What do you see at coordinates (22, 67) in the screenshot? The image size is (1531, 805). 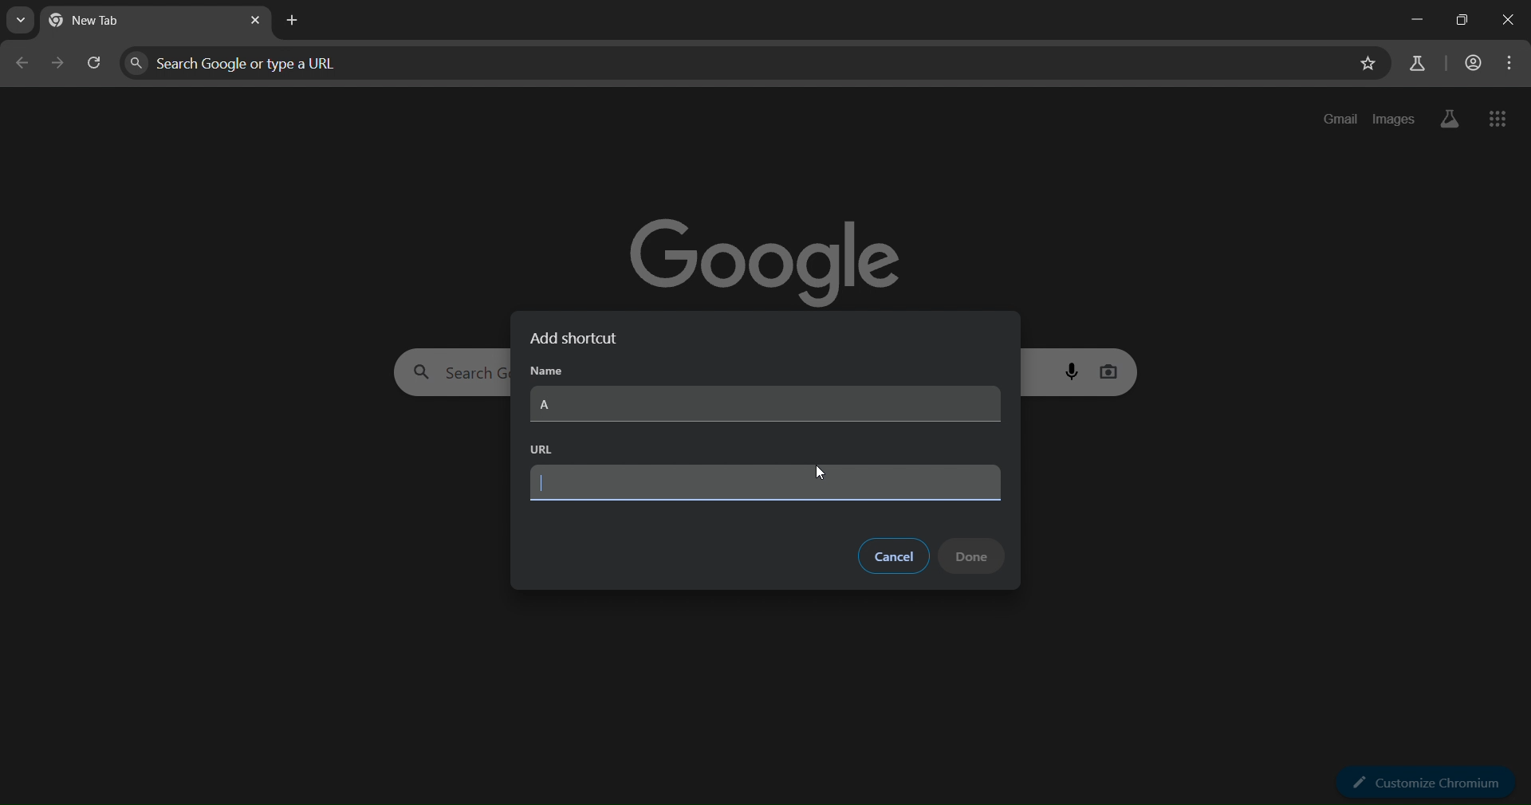 I see `go back one page` at bounding box center [22, 67].